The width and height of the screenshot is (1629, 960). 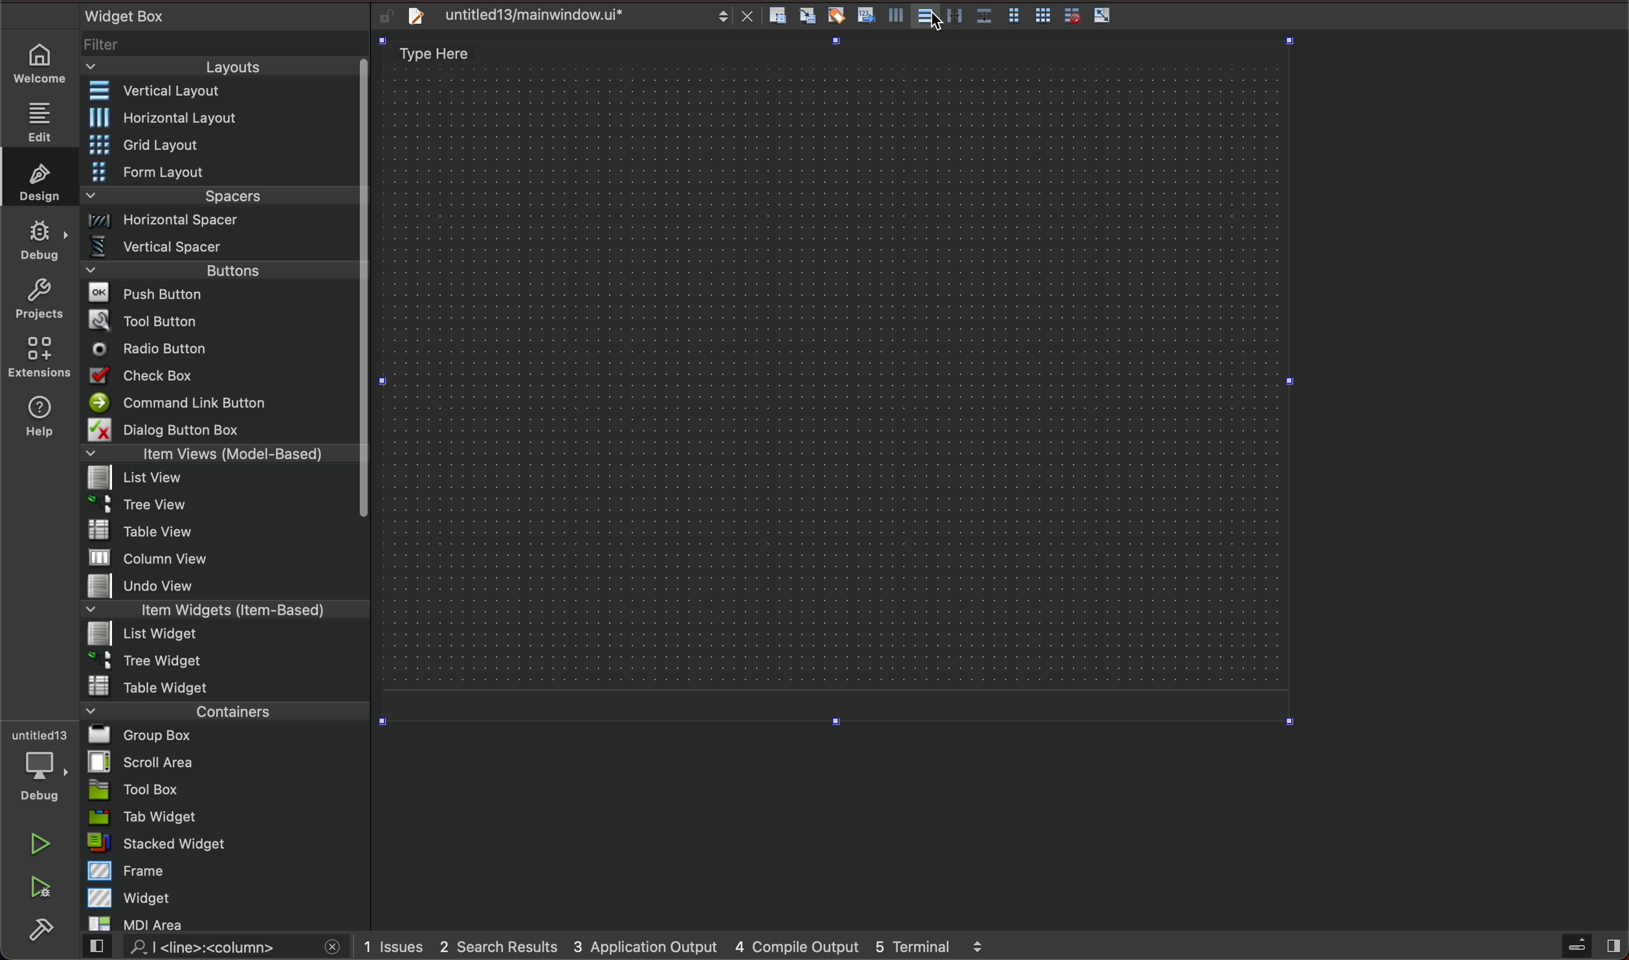 What do you see at coordinates (779, 16) in the screenshot?
I see `` at bounding box center [779, 16].